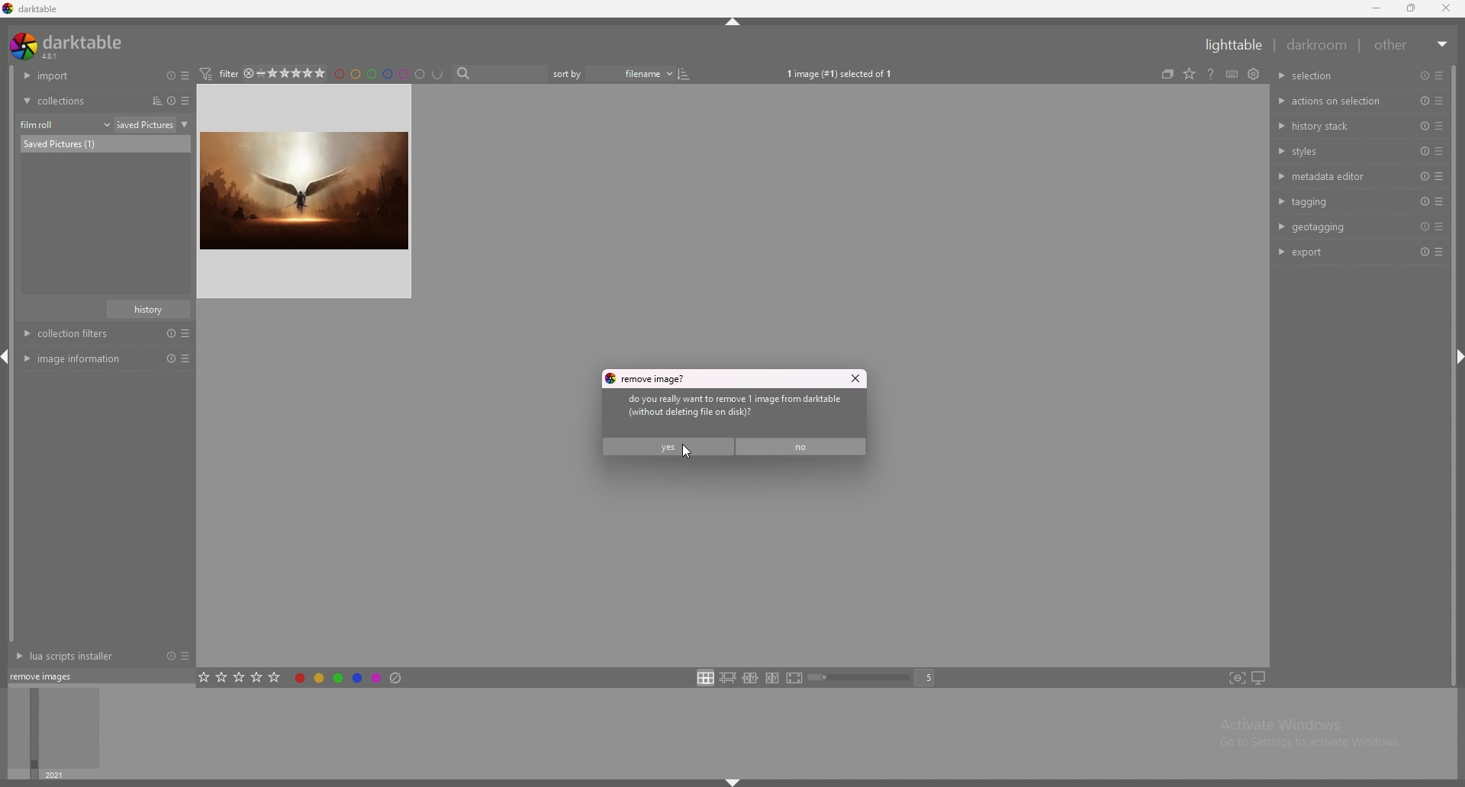 This screenshot has width=1465, height=787. I want to click on filename, so click(637, 73).